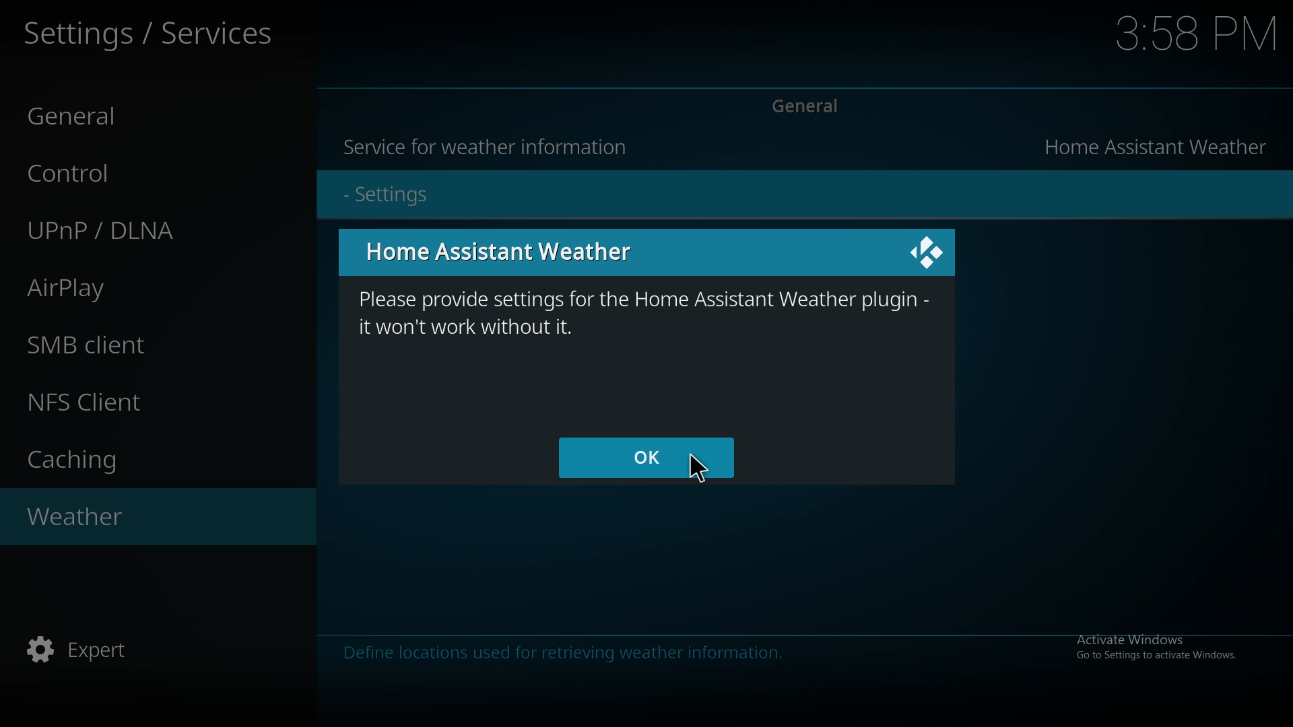  Describe the element at coordinates (127, 170) in the screenshot. I see `Control` at that location.